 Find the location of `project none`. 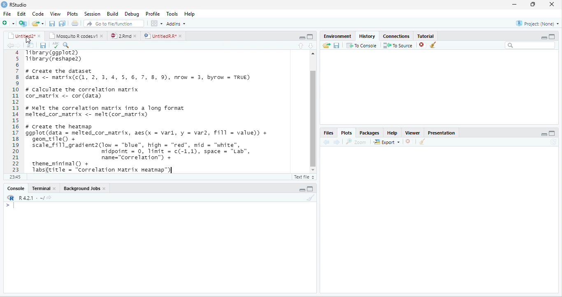

project none is located at coordinates (533, 24).